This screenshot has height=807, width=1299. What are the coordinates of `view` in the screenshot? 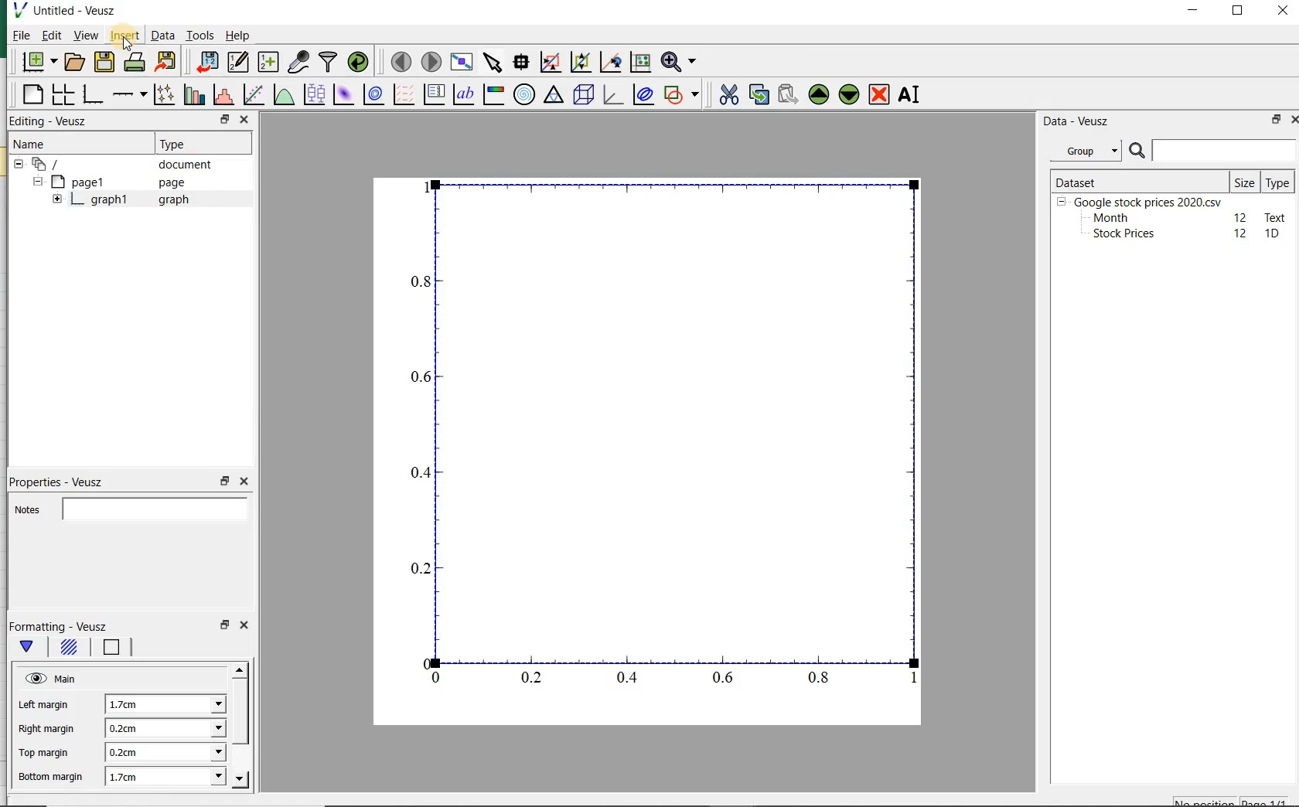 It's located at (86, 36).